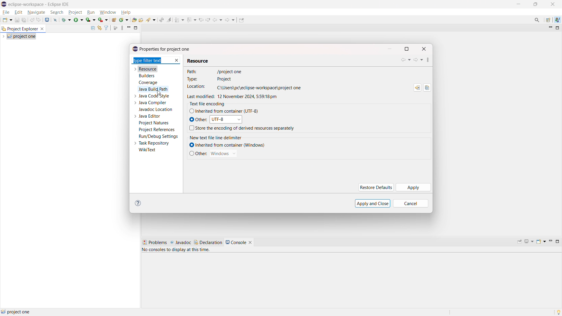 The width and height of the screenshot is (562, 316). I want to click on maximize, so click(557, 241).